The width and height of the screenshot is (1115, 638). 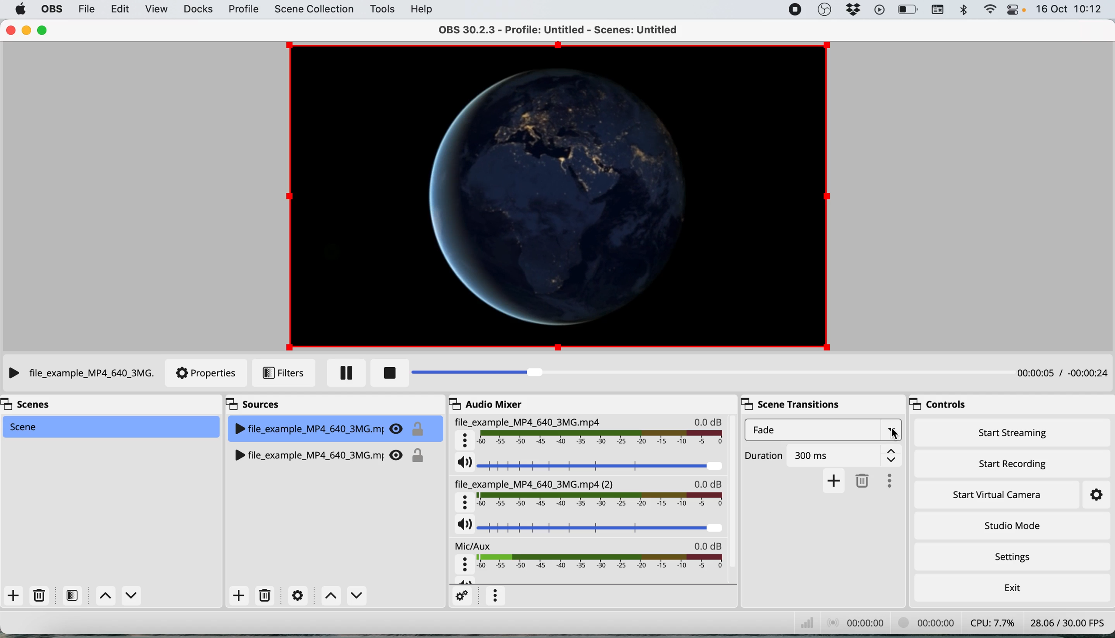 What do you see at coordinates (882, 11) in the screenshot?
I see `playback` at bounding box center [882, 11].